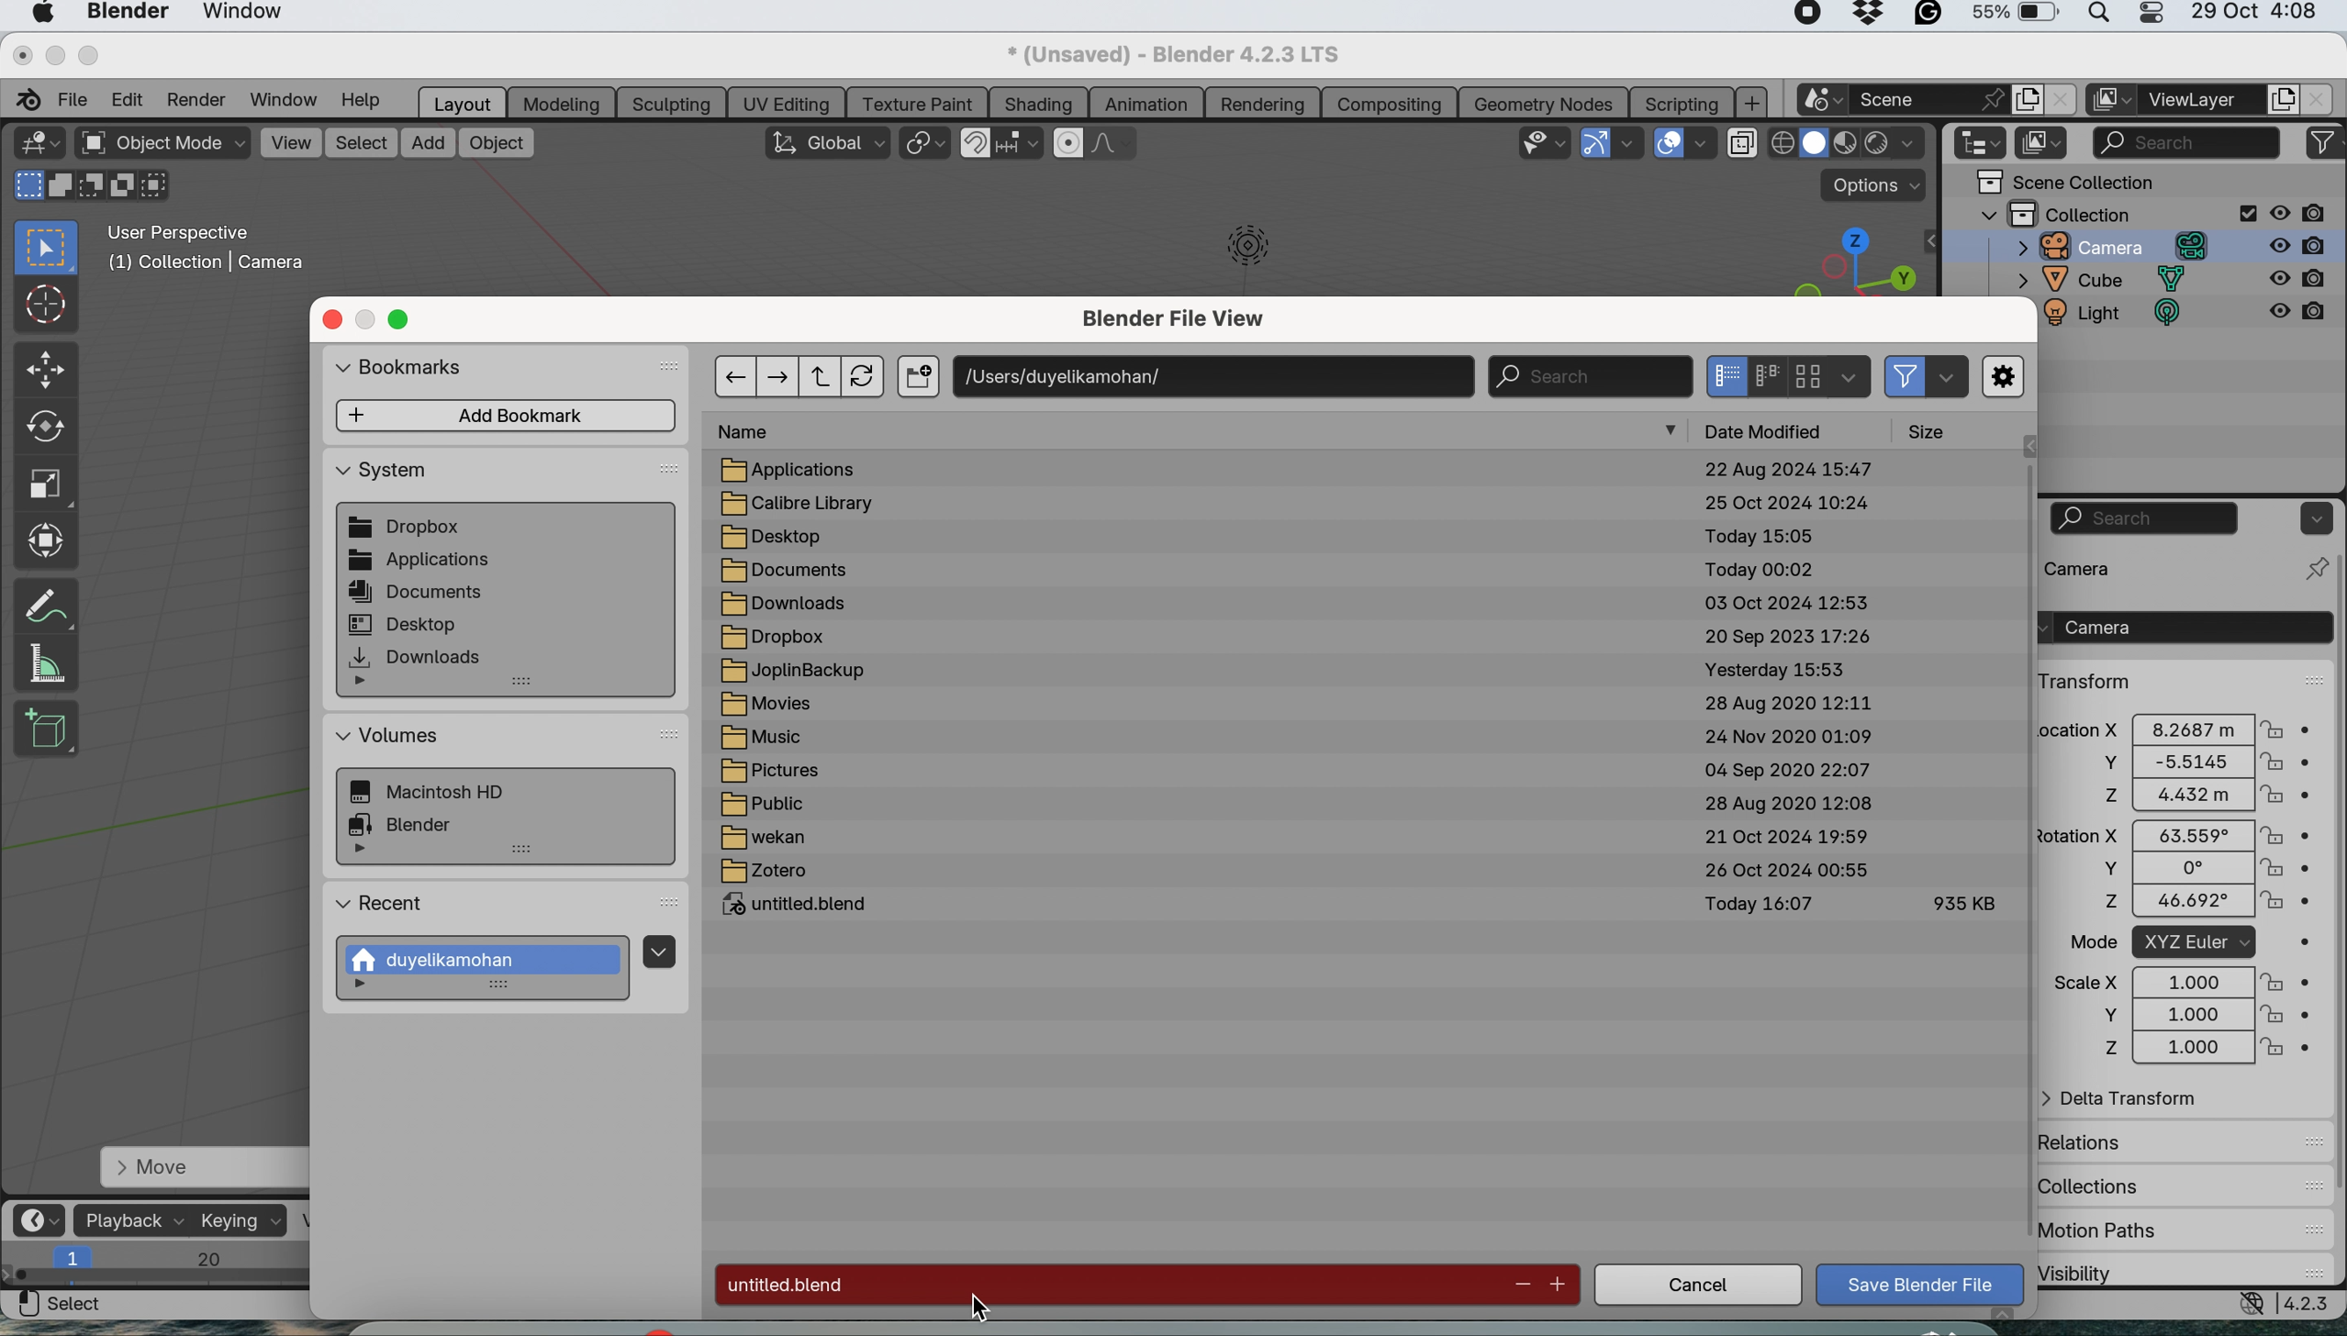 Image resolution: width=2347 pixels, height=1336 pixels. What do you see at coordinates (1928, 17) in the screenshot?
I see `grammarly` at bounding box center [1928, 17].